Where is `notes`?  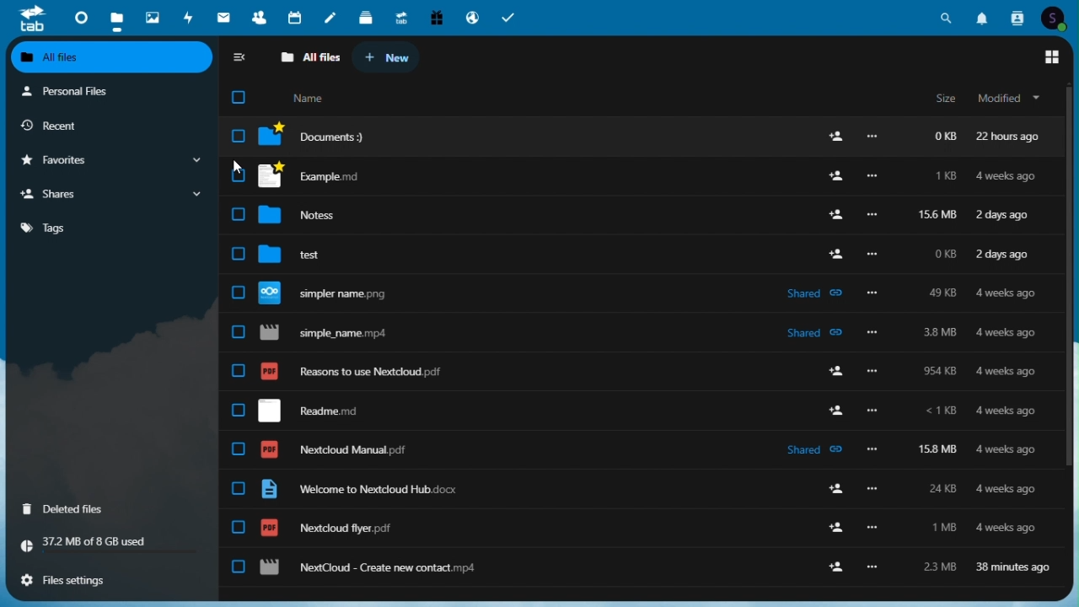 notes is located at coordinates (332, 17).